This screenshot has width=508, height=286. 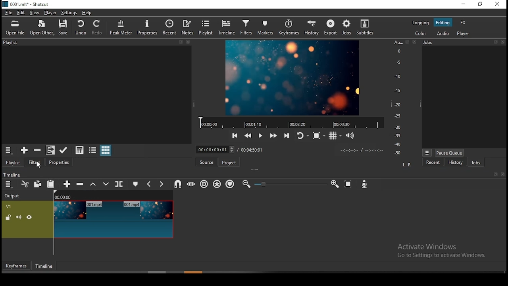 What do you see at coordinates (65, 29) in the screenshot?
I see `save` at bounding box center [65, 29].